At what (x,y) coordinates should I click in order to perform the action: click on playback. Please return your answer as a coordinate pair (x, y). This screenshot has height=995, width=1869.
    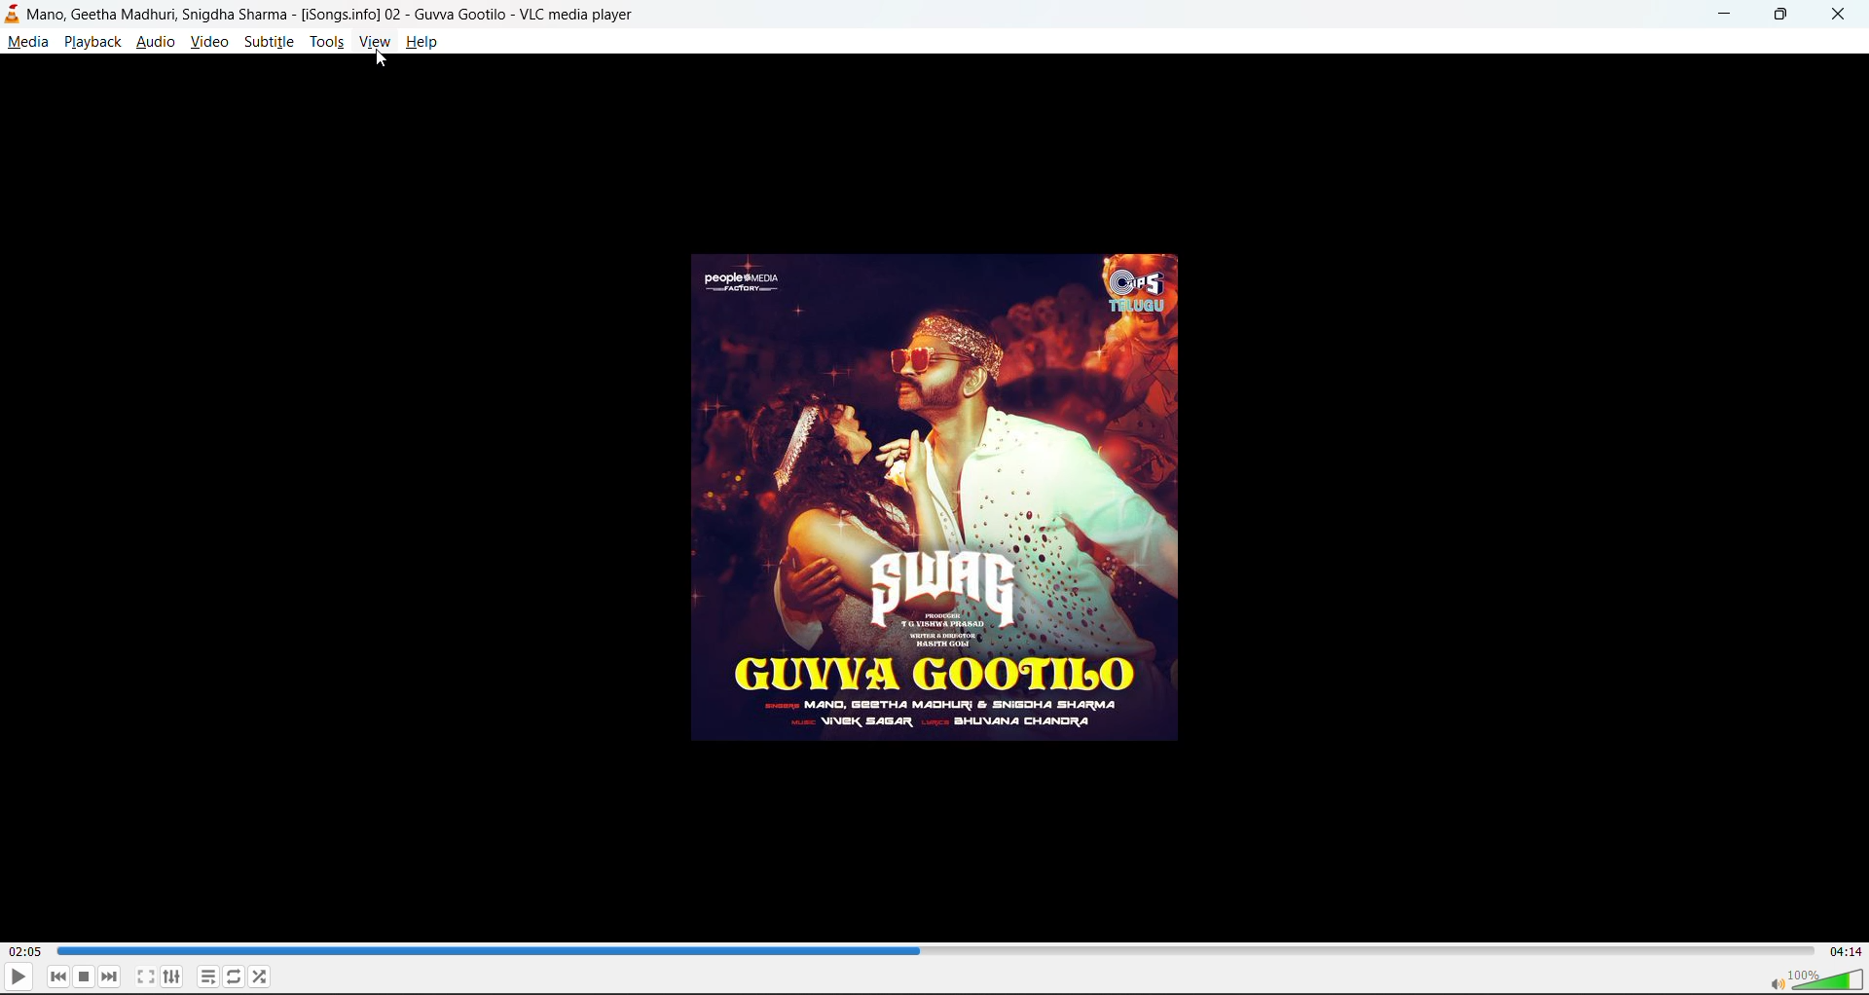
    Looking at the image, I should click on (92, 43).